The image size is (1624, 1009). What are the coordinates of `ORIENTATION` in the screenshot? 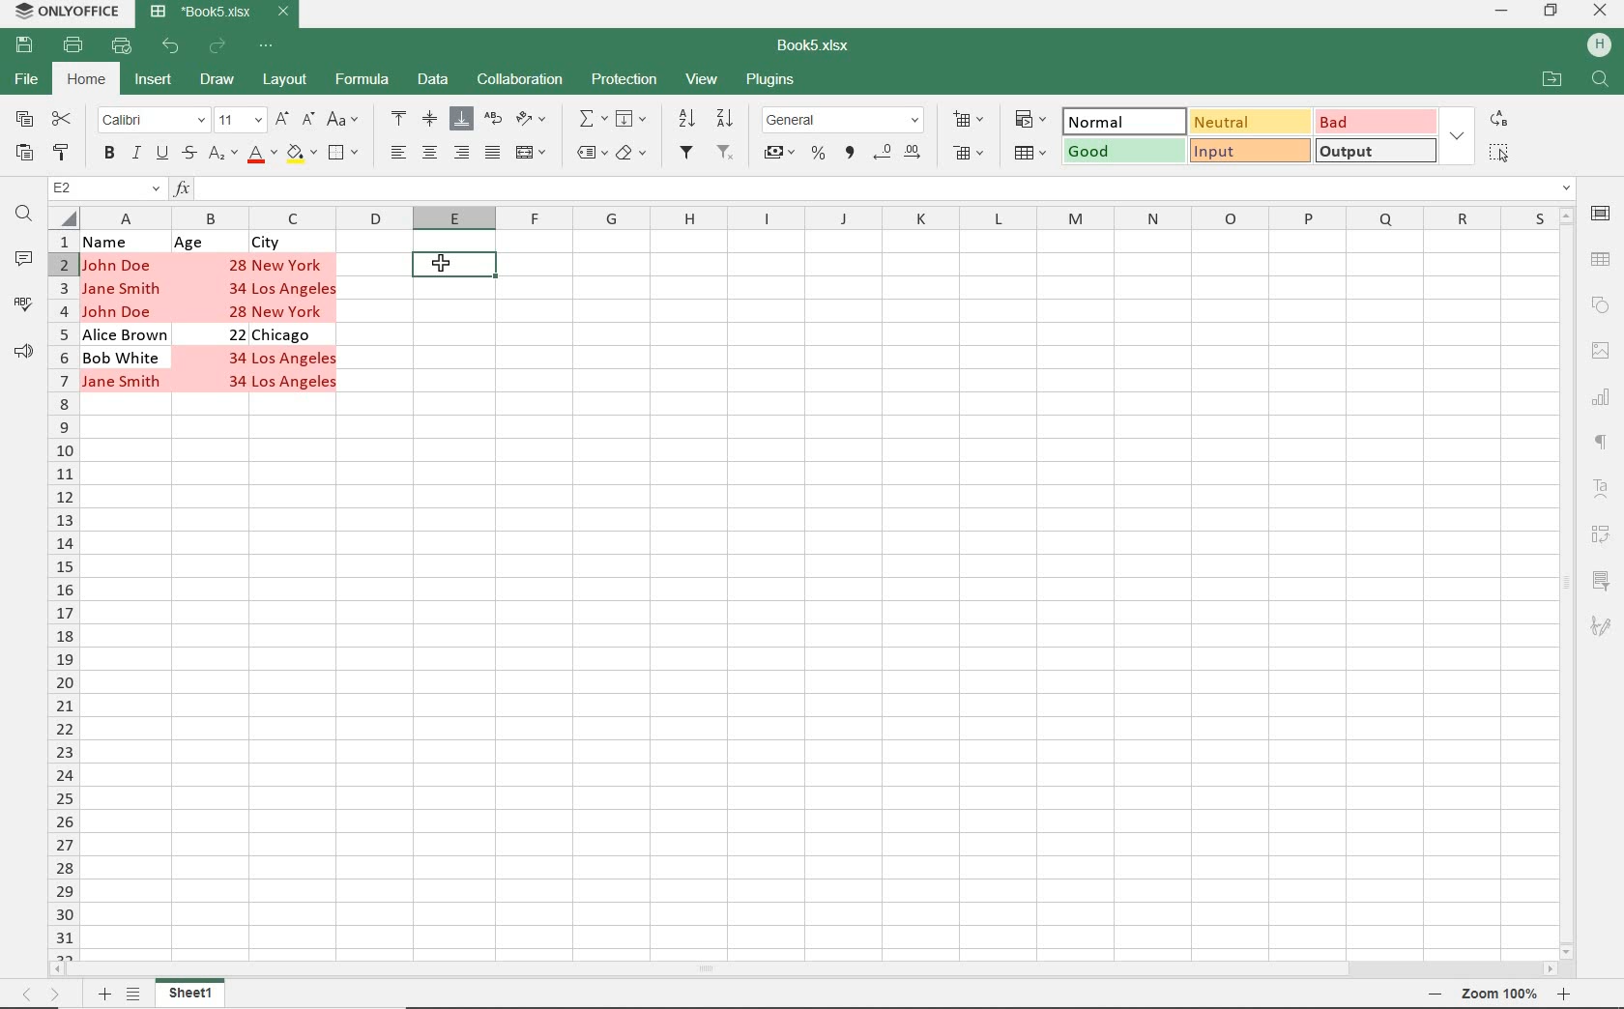 It's located at (536, 121).